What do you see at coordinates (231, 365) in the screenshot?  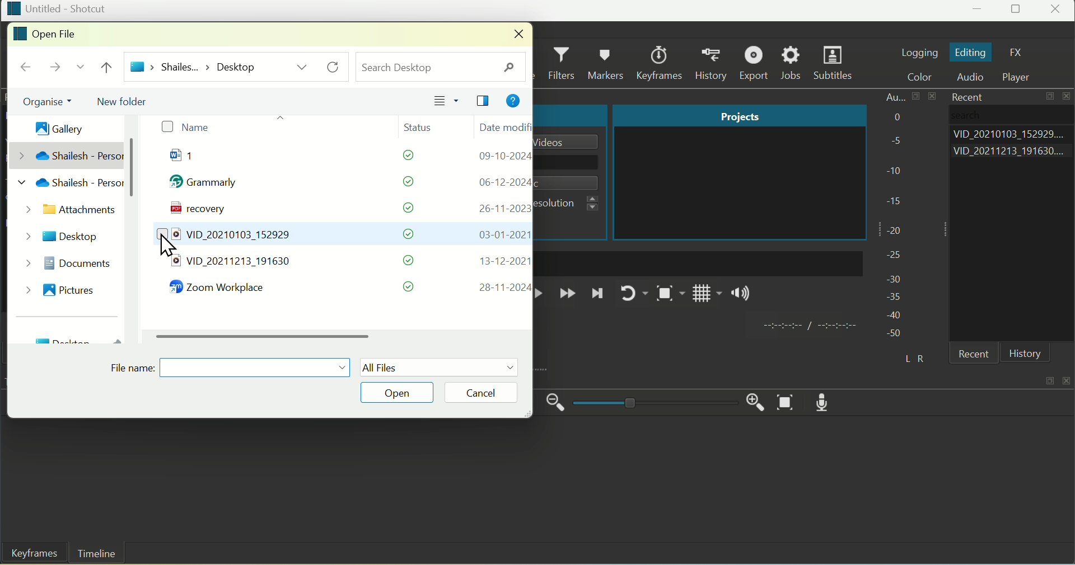 I see `File Name  ` at bounding box center [231, 365].